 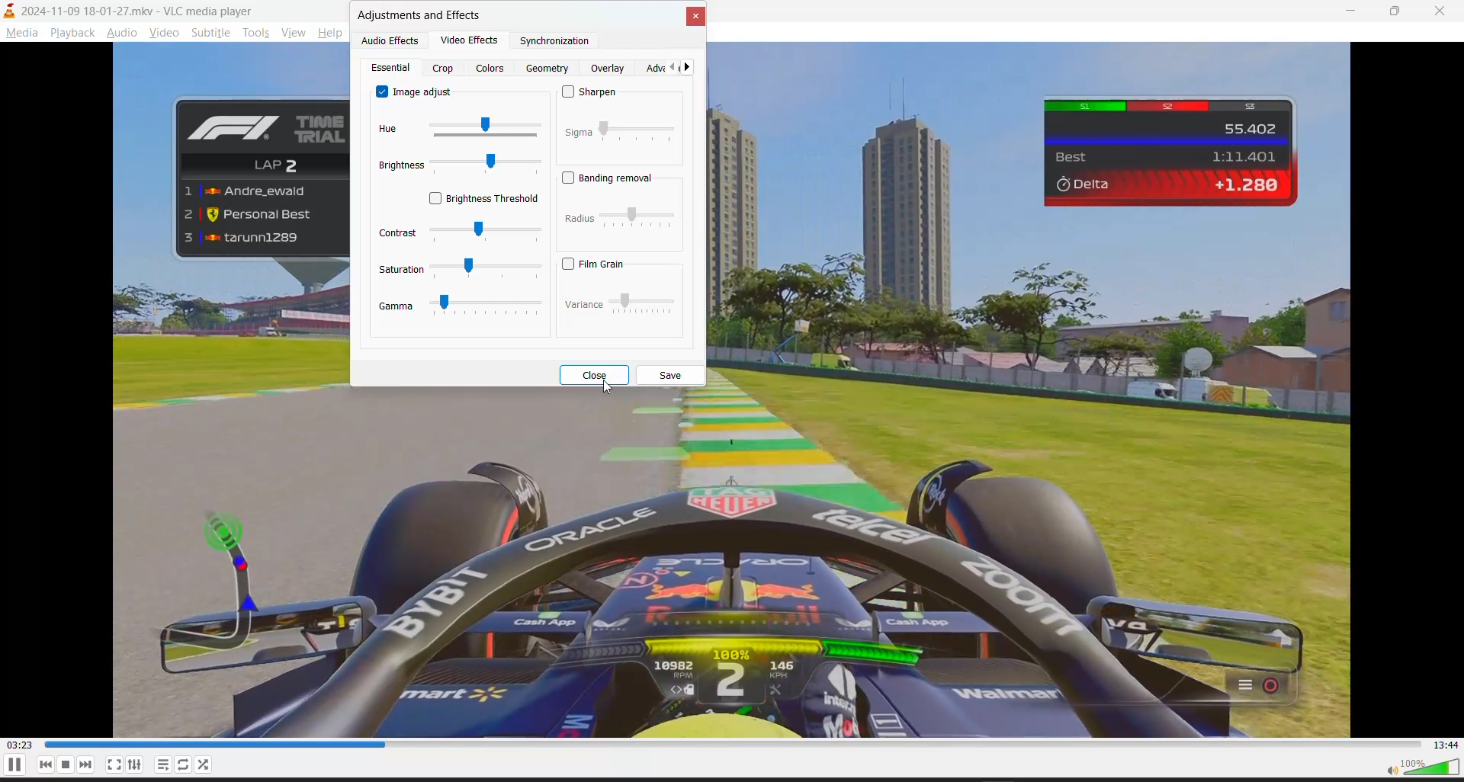 What do you see at coordinates (114, 765) in the screenshot?
I see `fullscreen` at bounding box center [114, 765].